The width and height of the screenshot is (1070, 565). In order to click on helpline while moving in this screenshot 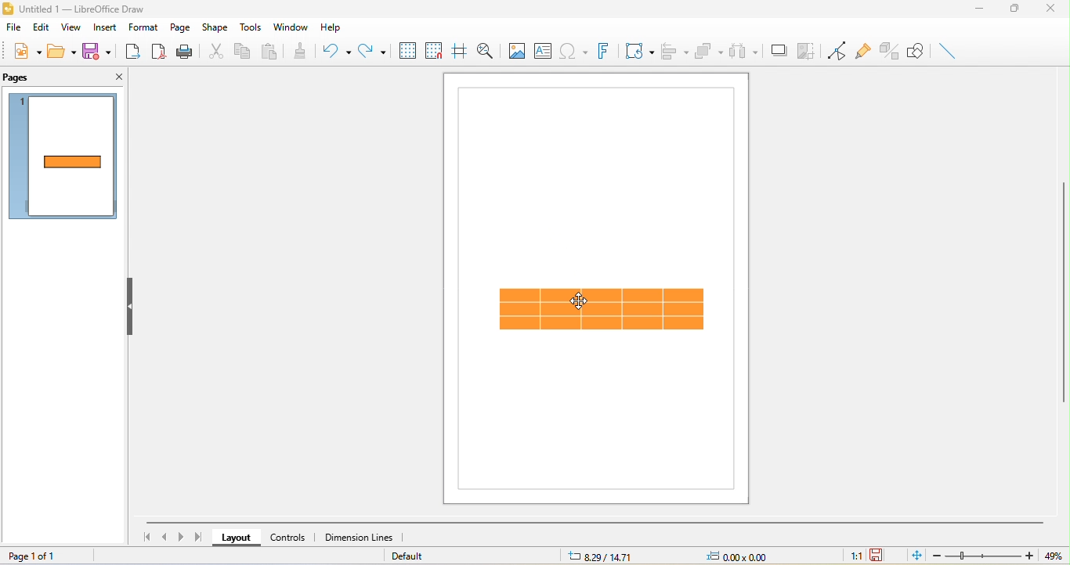, I will do `click(460, 51)`.